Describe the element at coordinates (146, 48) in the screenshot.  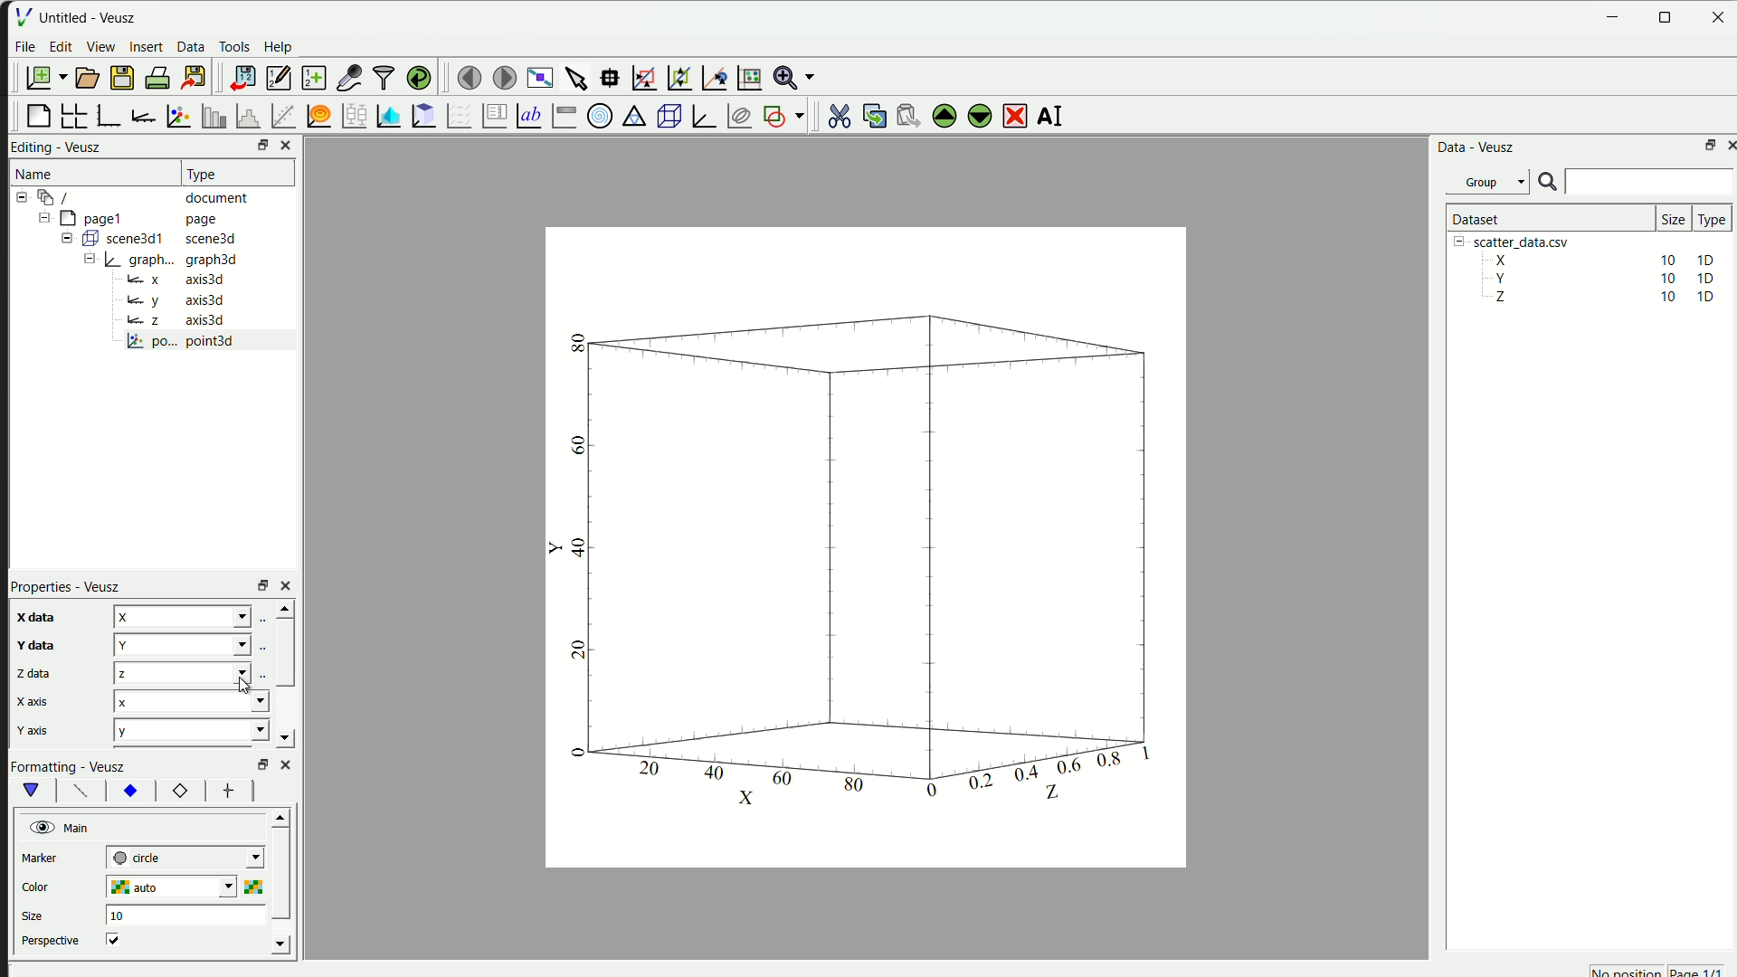
I see `insert` at that location.